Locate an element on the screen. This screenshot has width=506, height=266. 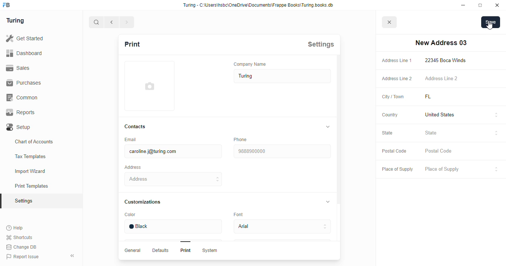
place of supply is located at coordinates (397, 170).